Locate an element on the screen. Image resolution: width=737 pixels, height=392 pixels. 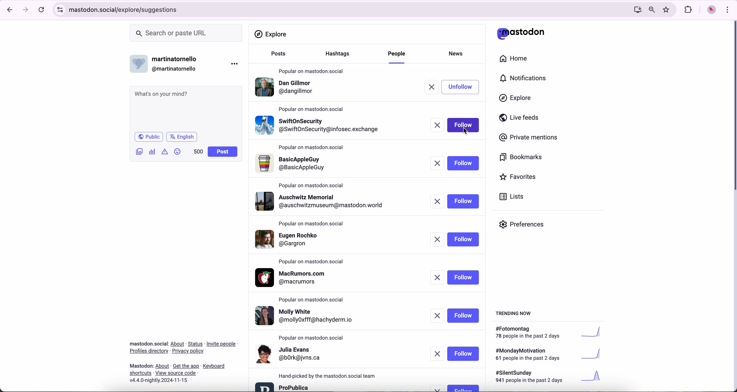
zoom out is located at coordinates (651, 9).